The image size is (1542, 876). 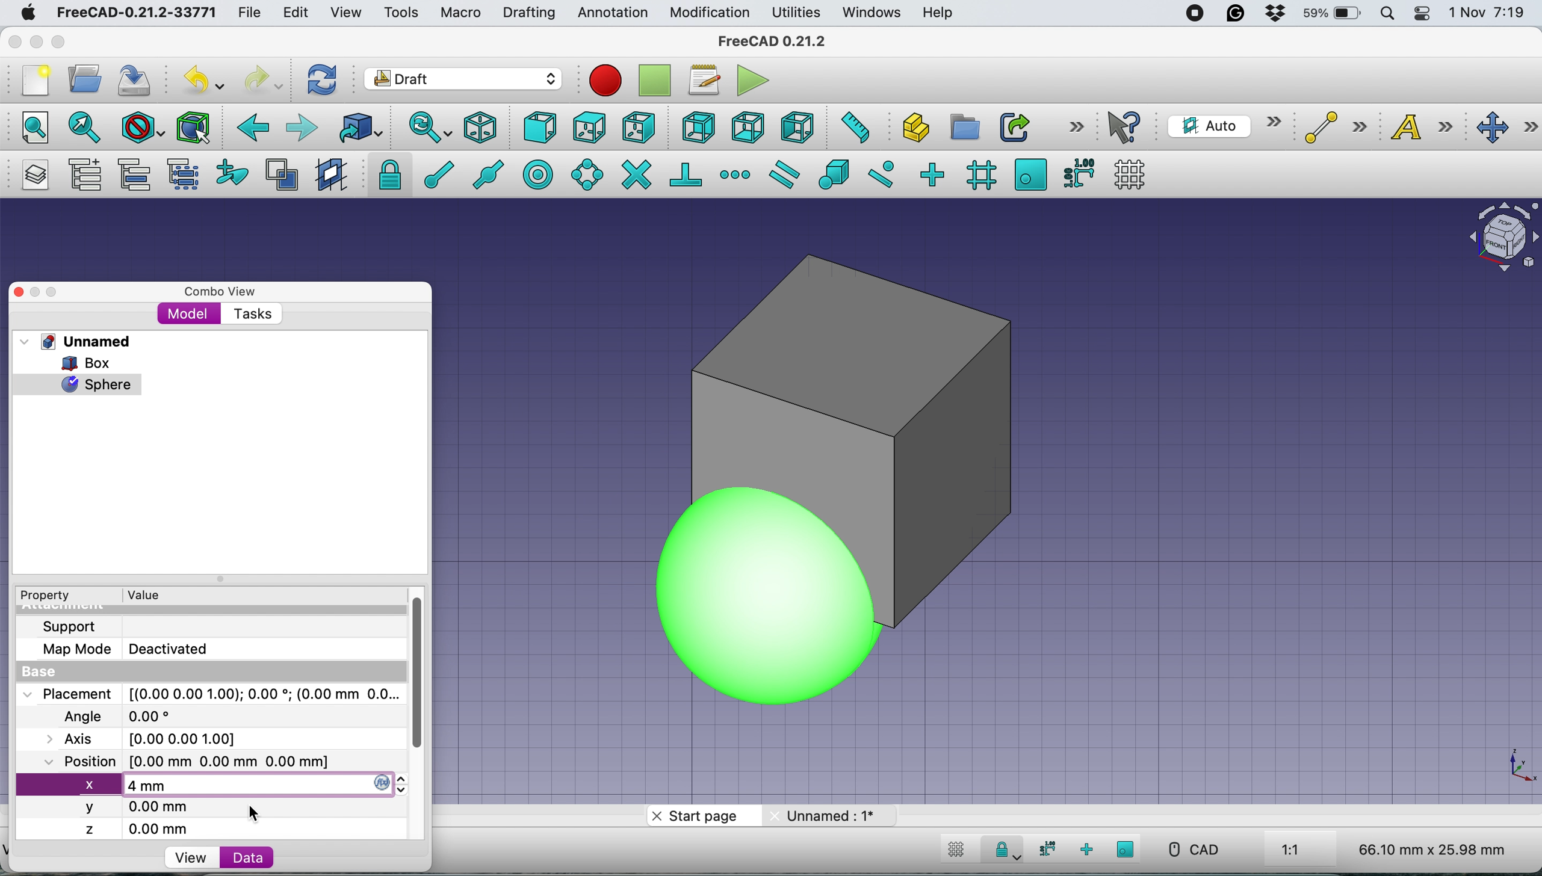 What do you see at coordinates (1078, 172) in the screenshot?
I see `snap dimensions` at bounding box center [1078, 172].